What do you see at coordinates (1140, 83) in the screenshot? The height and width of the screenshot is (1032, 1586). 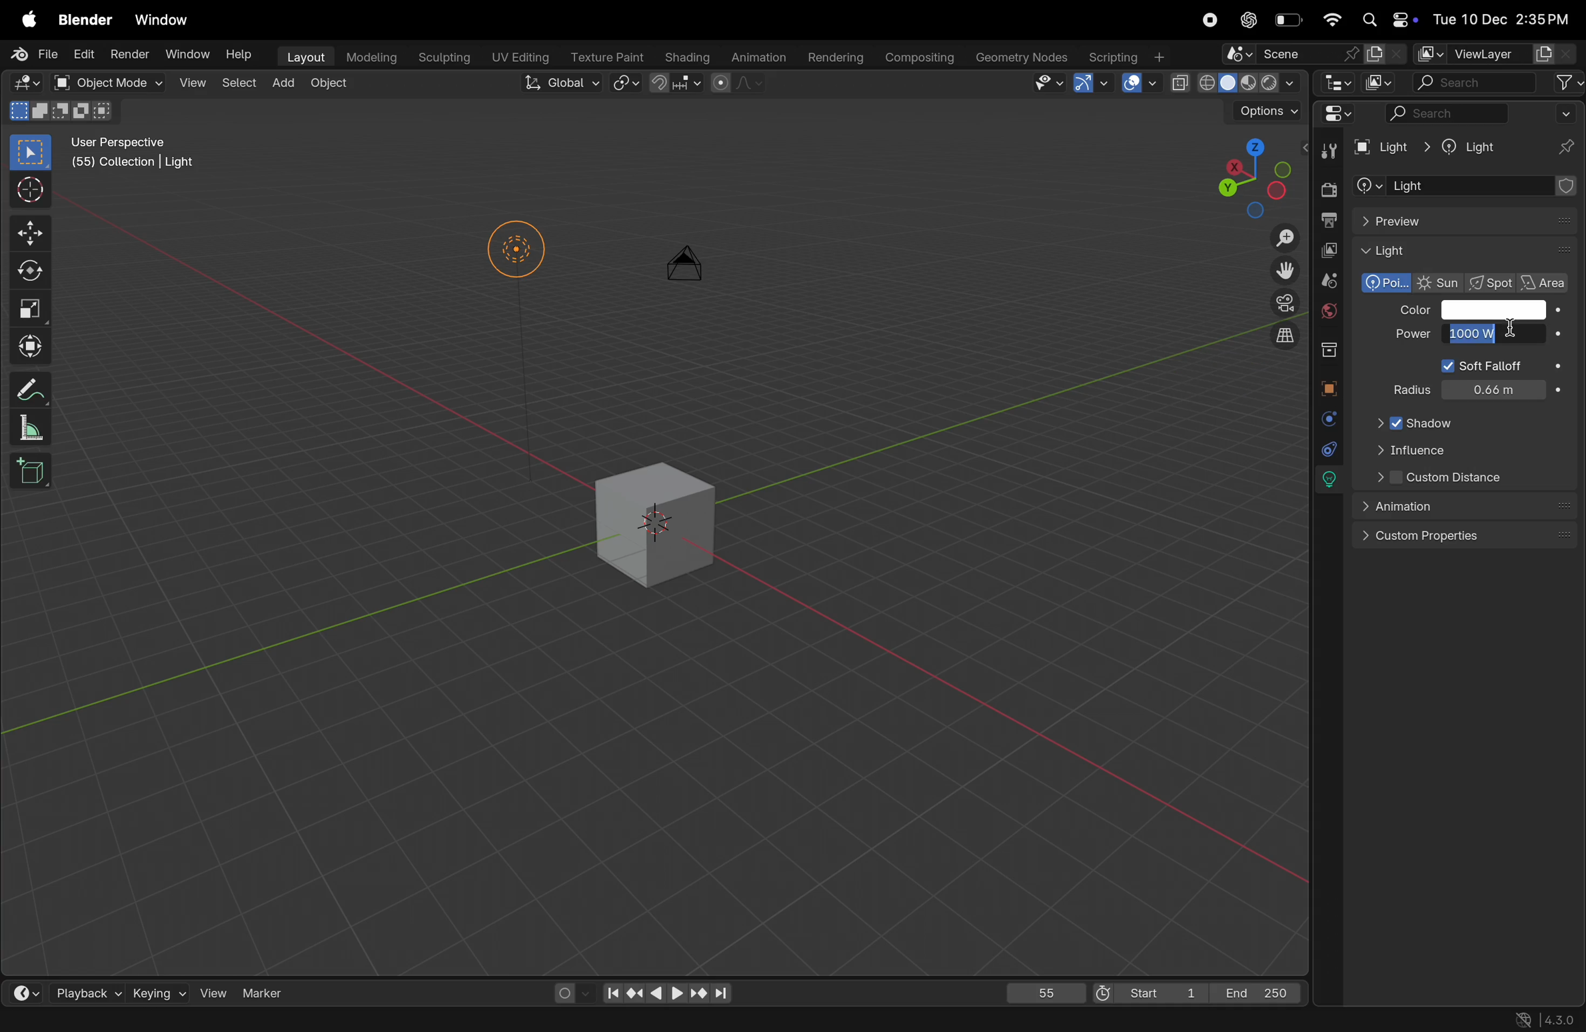 I see `show overlays` at bounding box center [1140, 83].